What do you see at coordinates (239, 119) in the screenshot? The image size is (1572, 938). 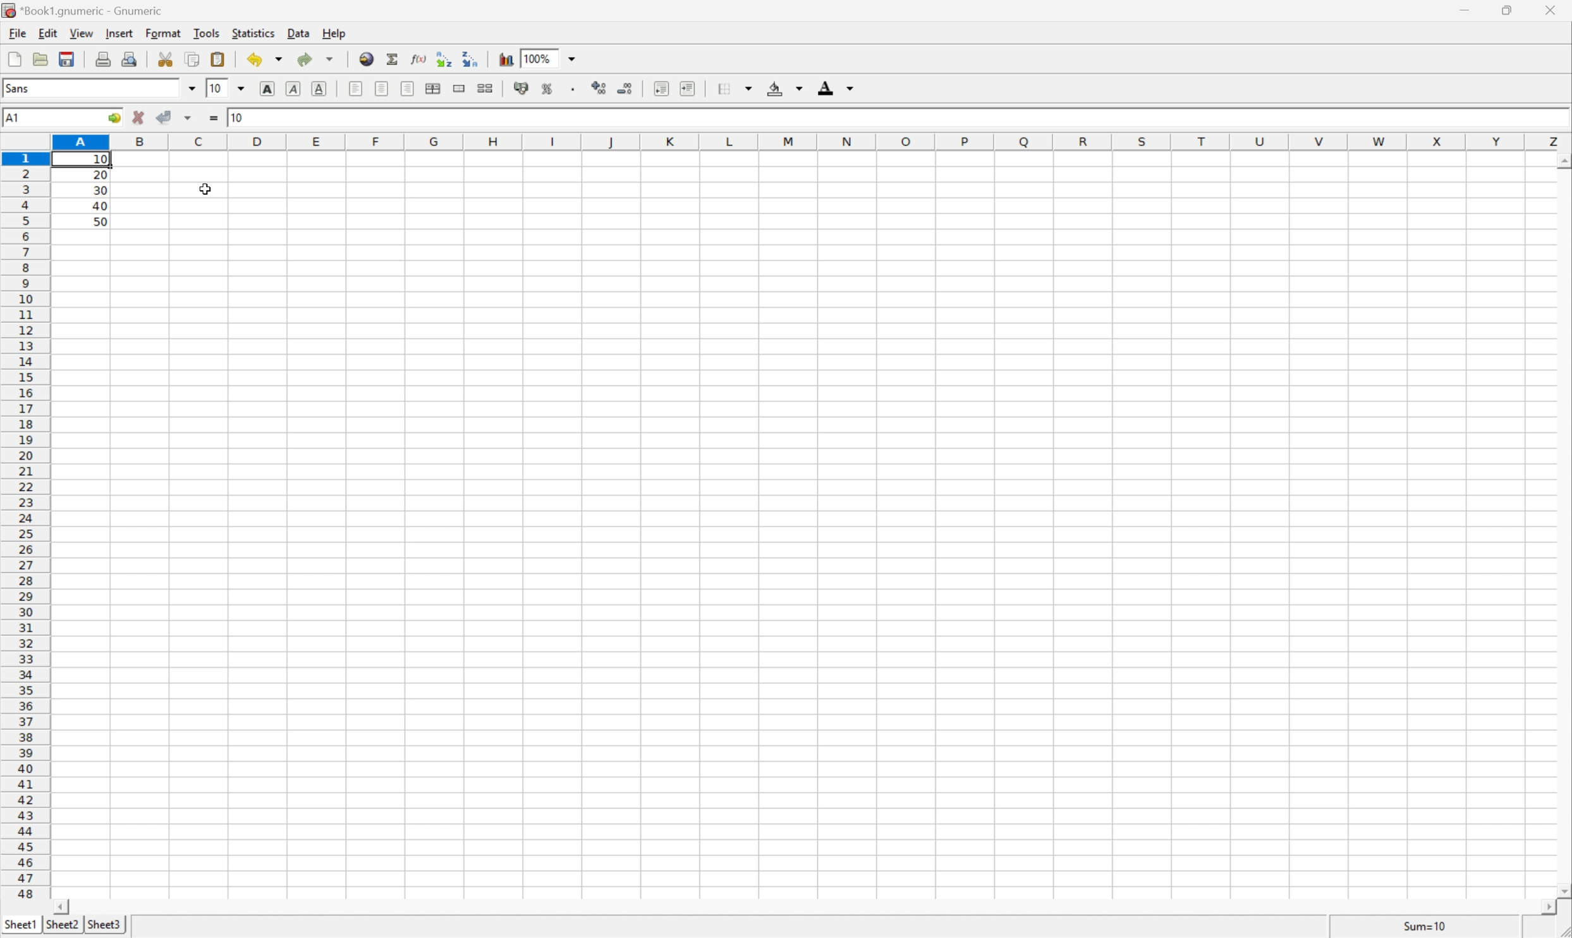 I see `10` at bounding box center [239, 119].